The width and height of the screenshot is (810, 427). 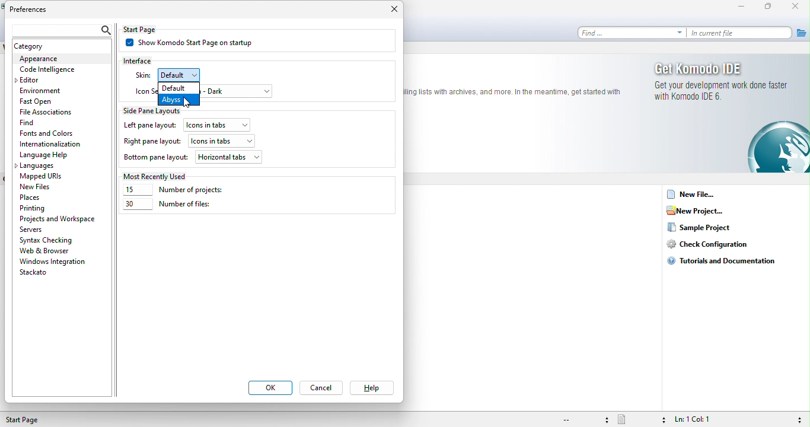 I want to click on horizontal tabs, so click(x=229, y=157).